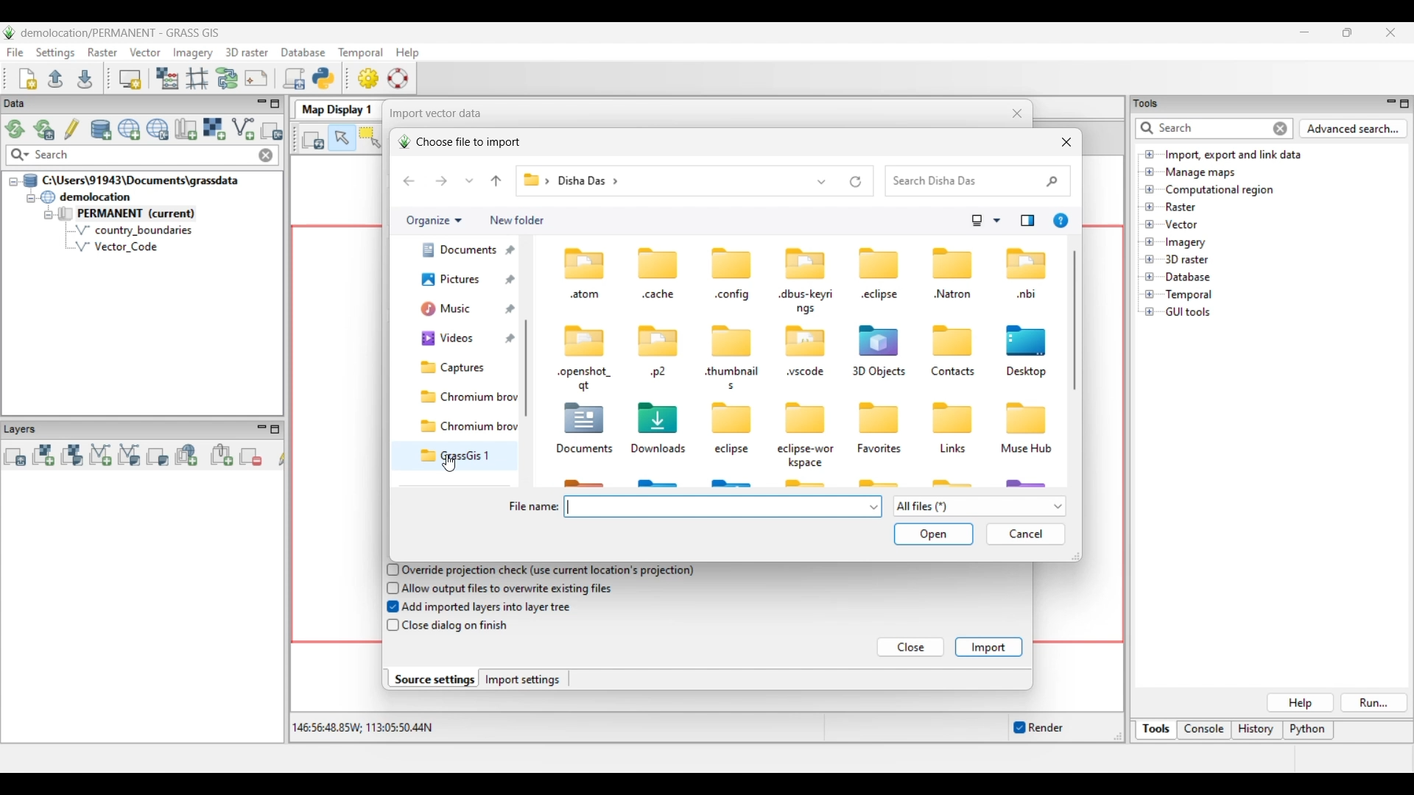 The width and height of the screenshot is (1414, 795). I want to click on 3D Objects, so click(878, 372).